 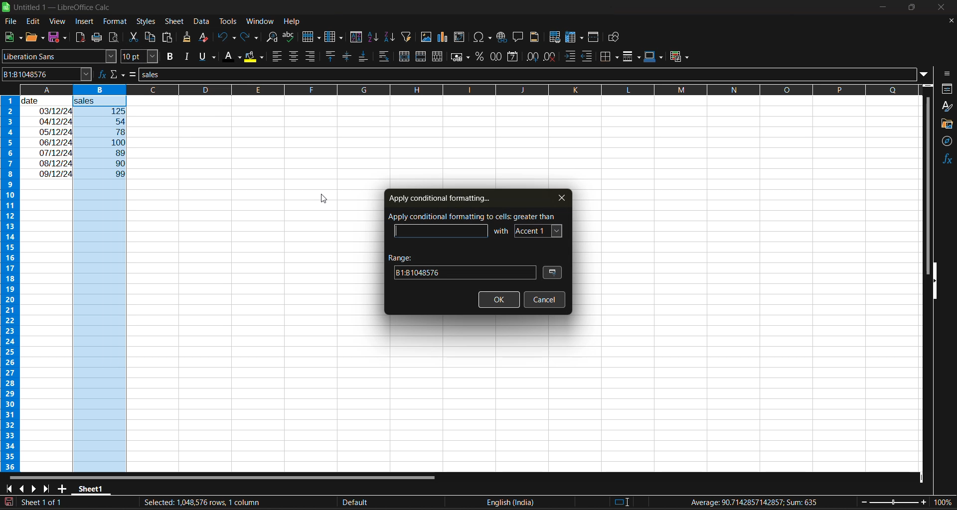 I want to click on copy, so click(x=152, y=37).